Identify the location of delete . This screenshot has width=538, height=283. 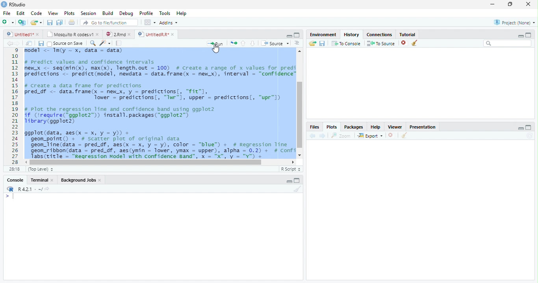
(403, 42).